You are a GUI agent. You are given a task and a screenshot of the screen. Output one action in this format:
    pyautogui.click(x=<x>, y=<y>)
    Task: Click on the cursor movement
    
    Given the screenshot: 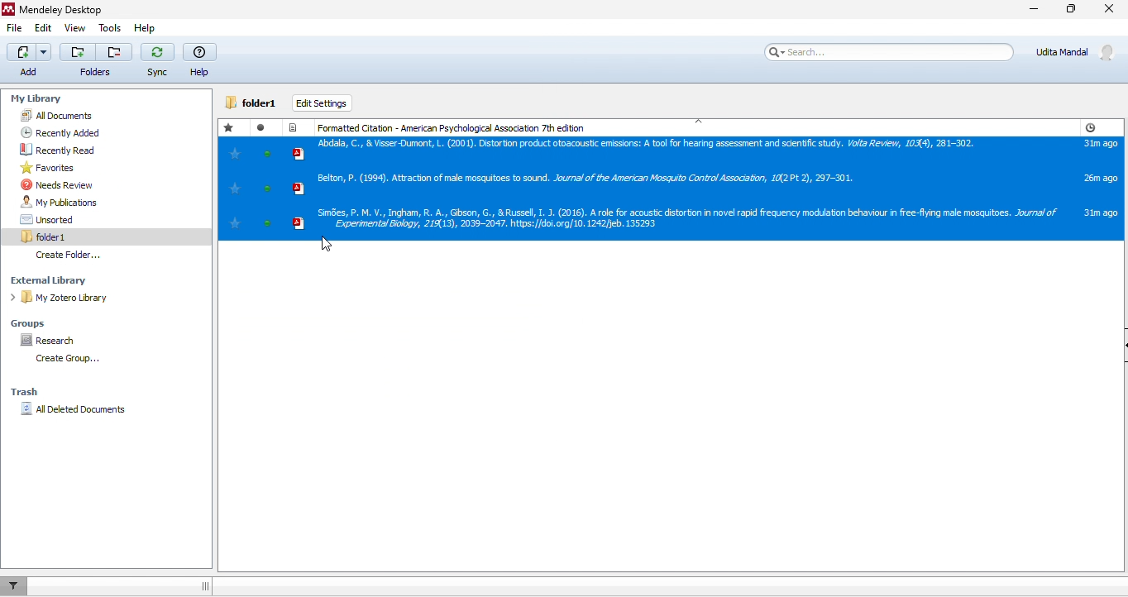 What is the action you would take?
    pyautogui.click(x=327, y=243)
    